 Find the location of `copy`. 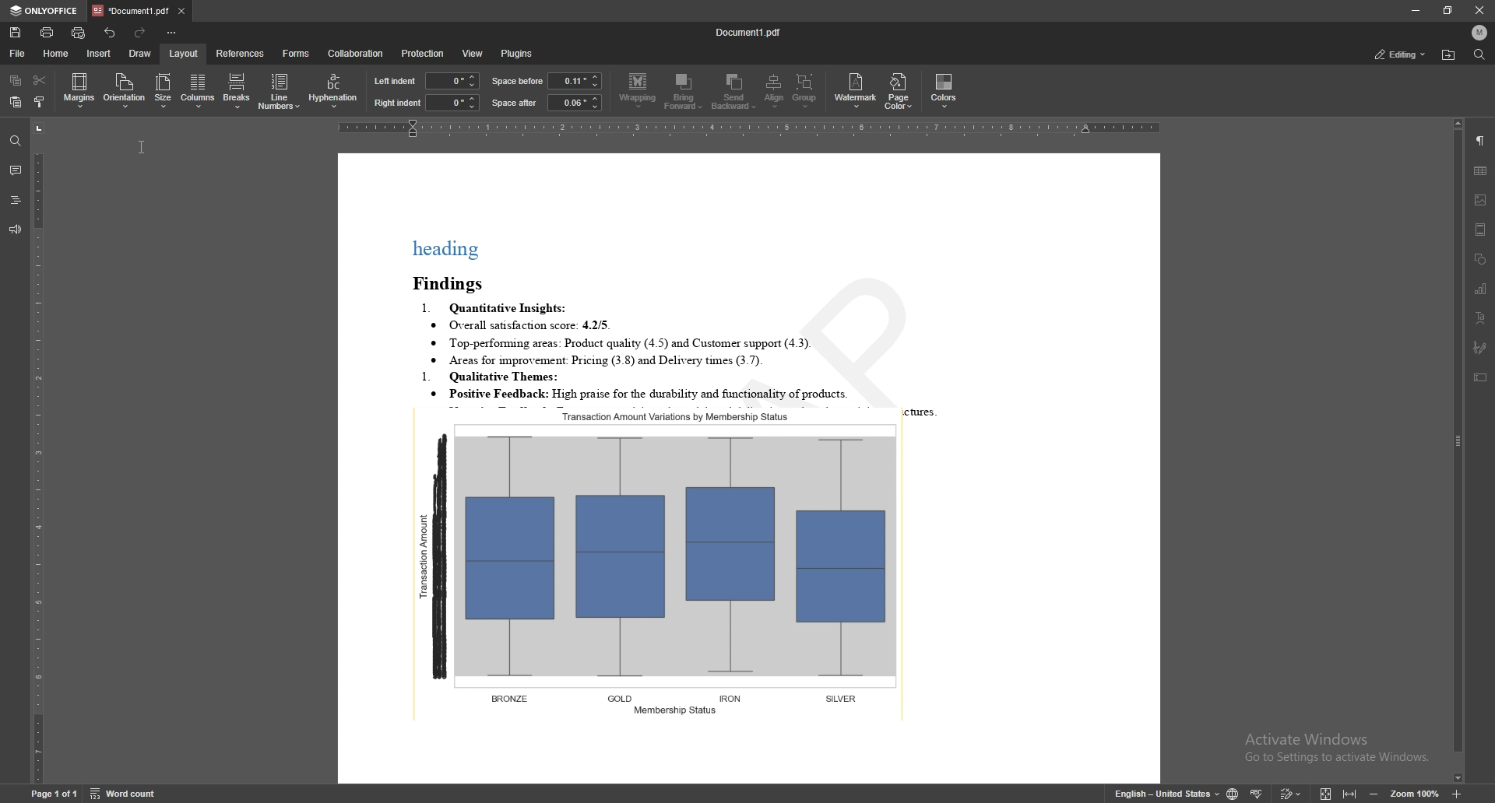

copy is located at coordinates (16, 79).